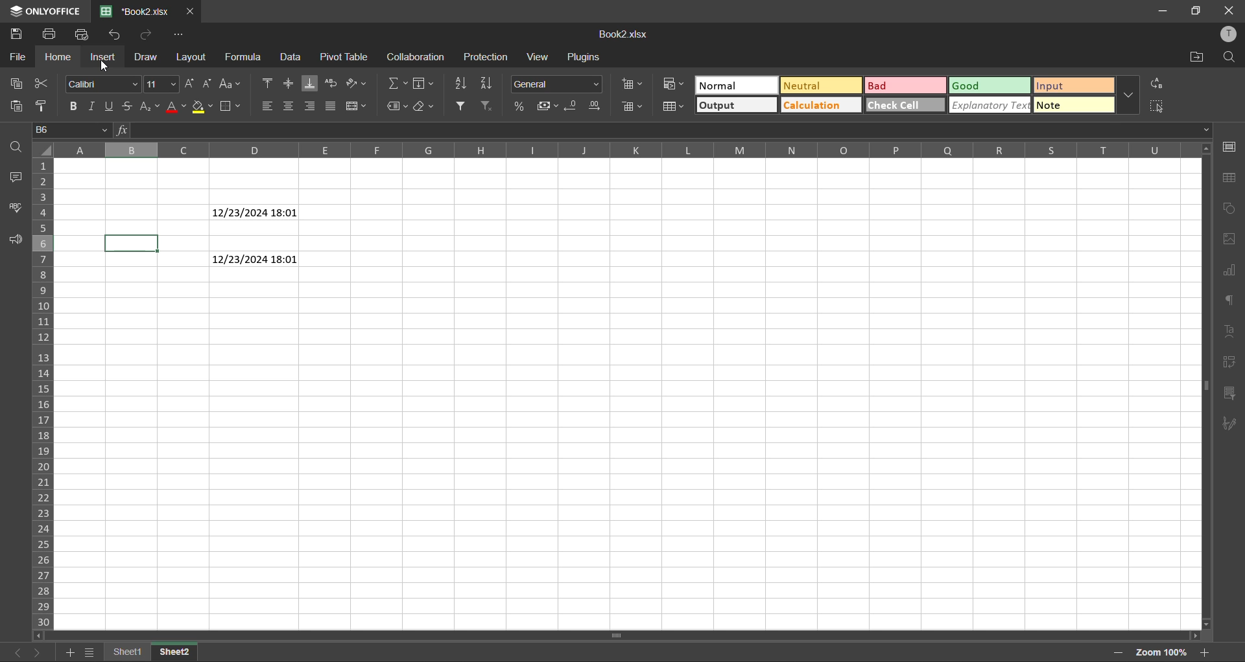  I want to click on table, so click(1229, 179).